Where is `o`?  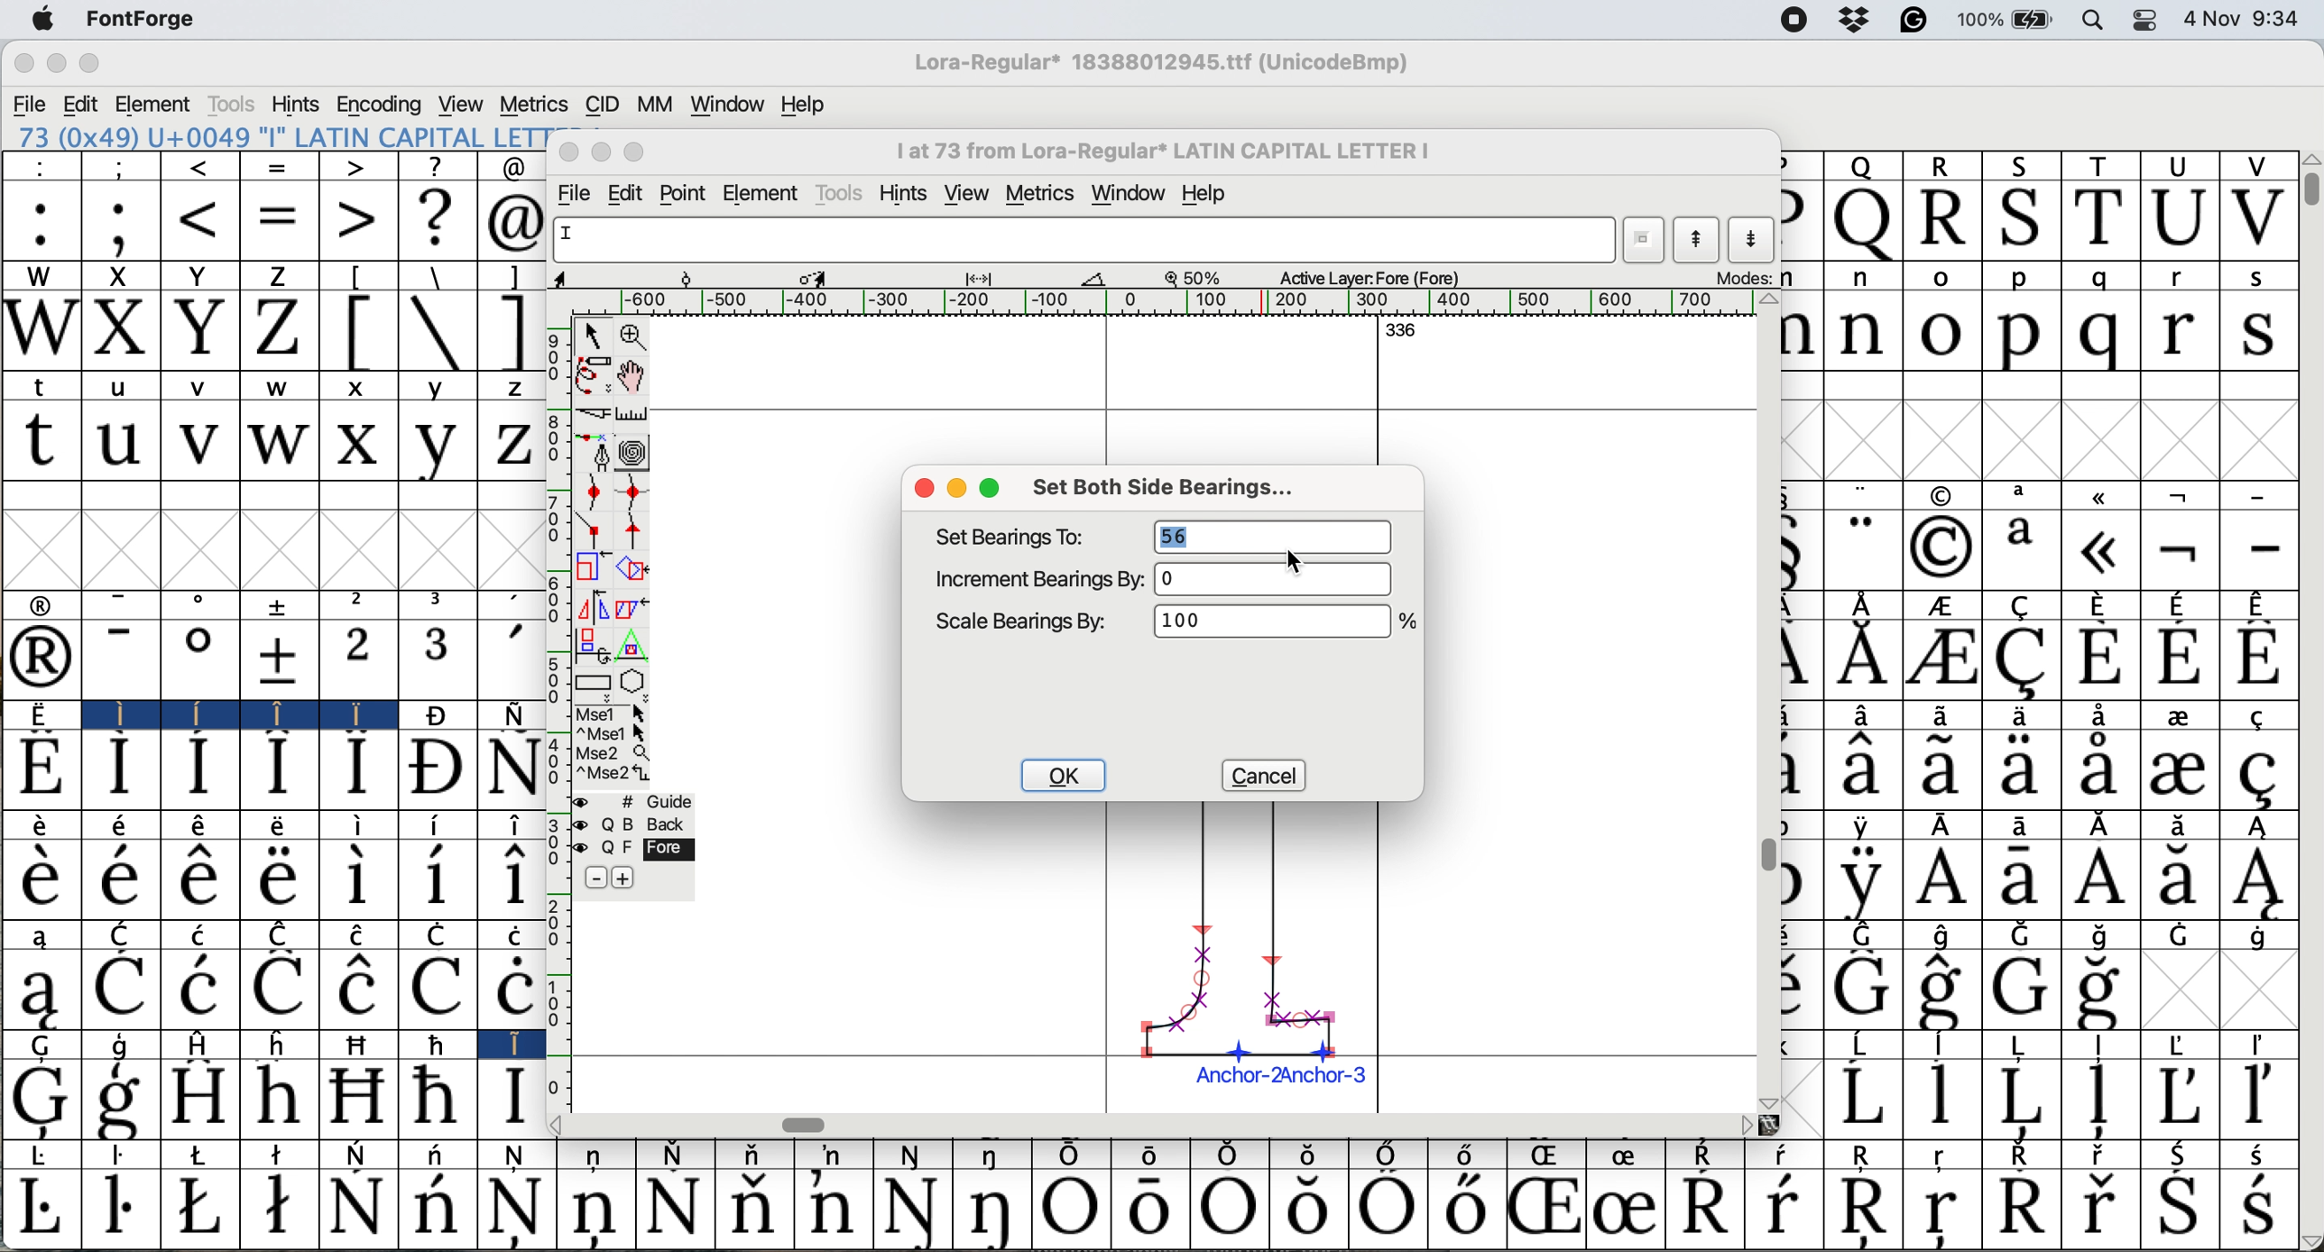
o is located at coordinates (1944, 330).